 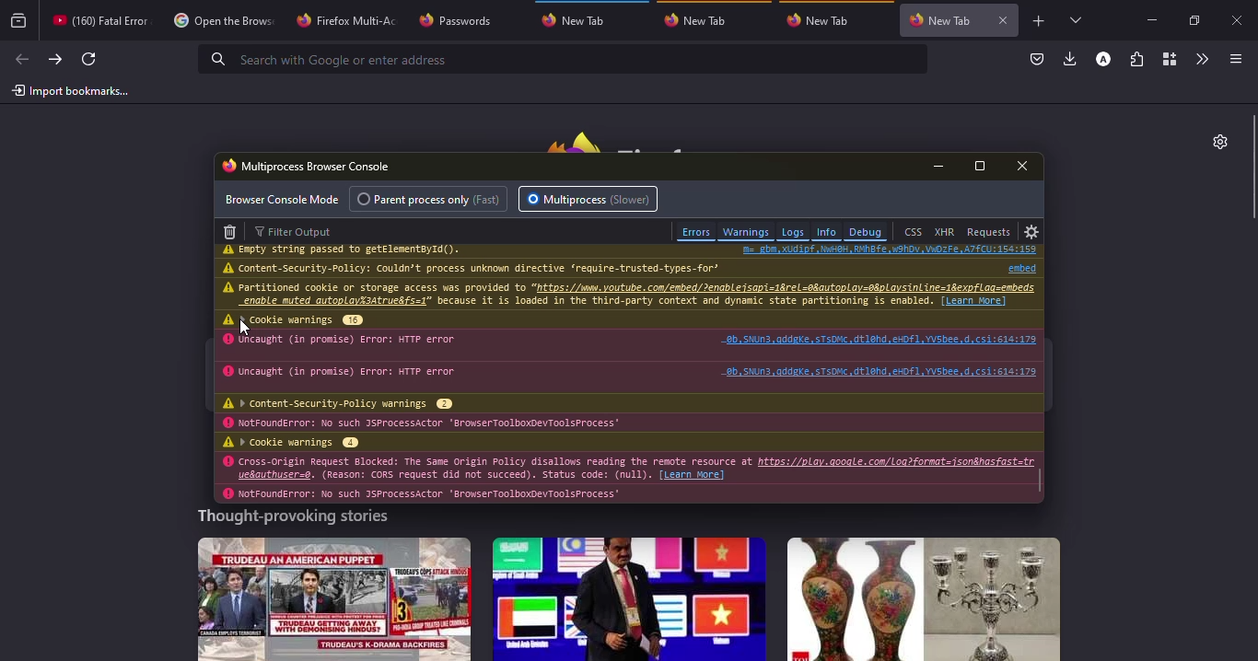 I want to click on m=, so click(x=890, y=249).